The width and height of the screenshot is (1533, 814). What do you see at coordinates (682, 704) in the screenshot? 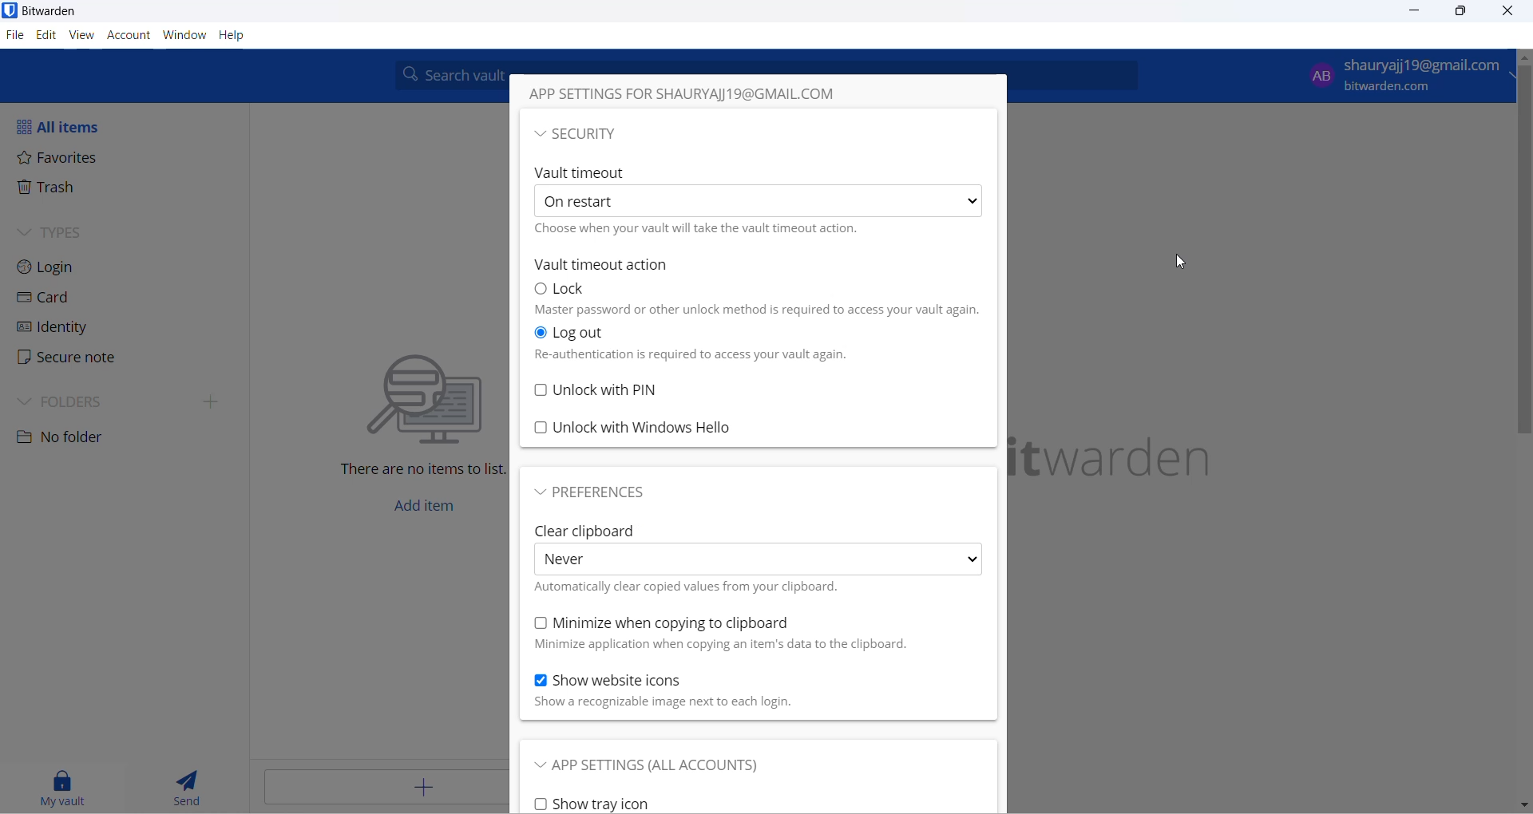
I see `text` at bounding box center [682, 704].